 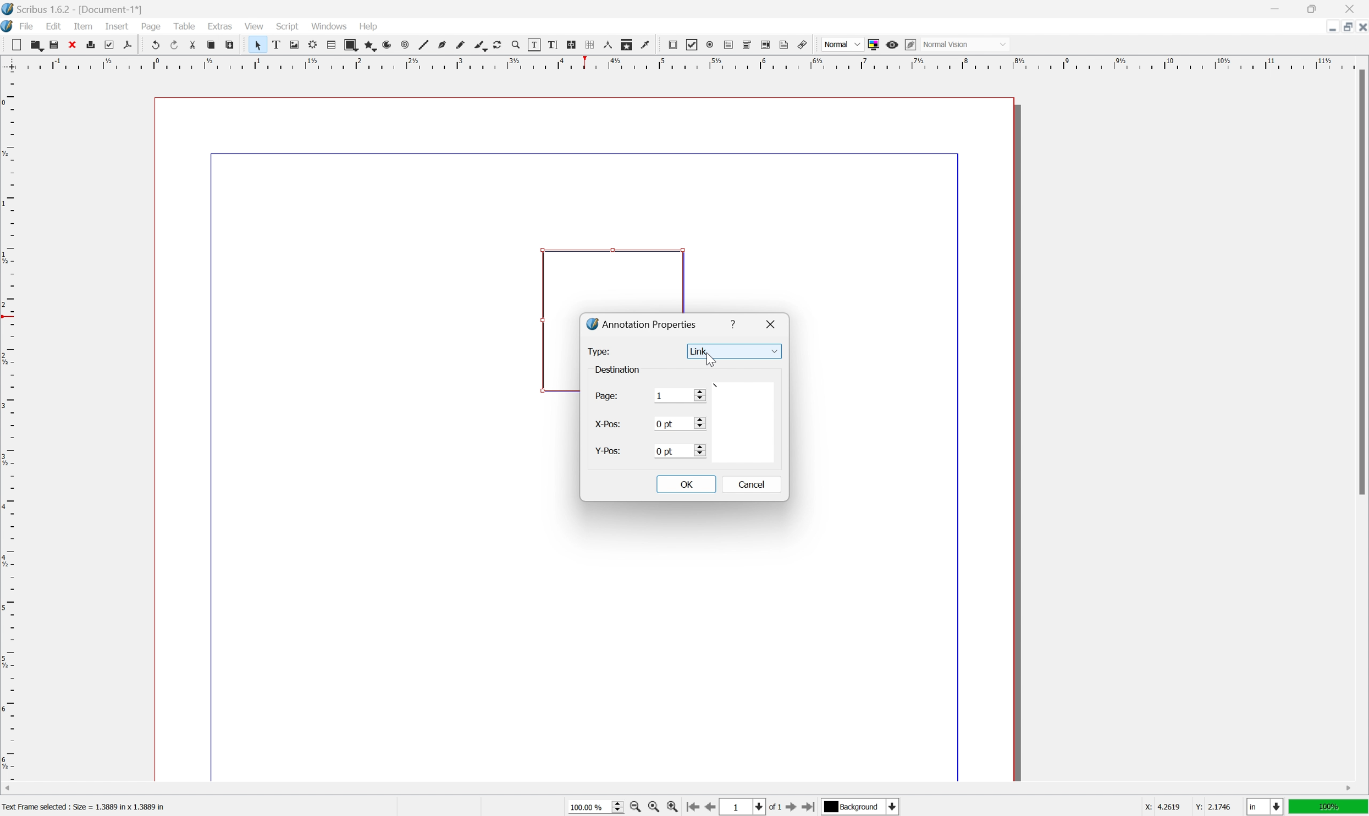 What do you see at coordinates (964, 44) in the screenshot?
I see `normal vision` at bounding box center [964, 44].